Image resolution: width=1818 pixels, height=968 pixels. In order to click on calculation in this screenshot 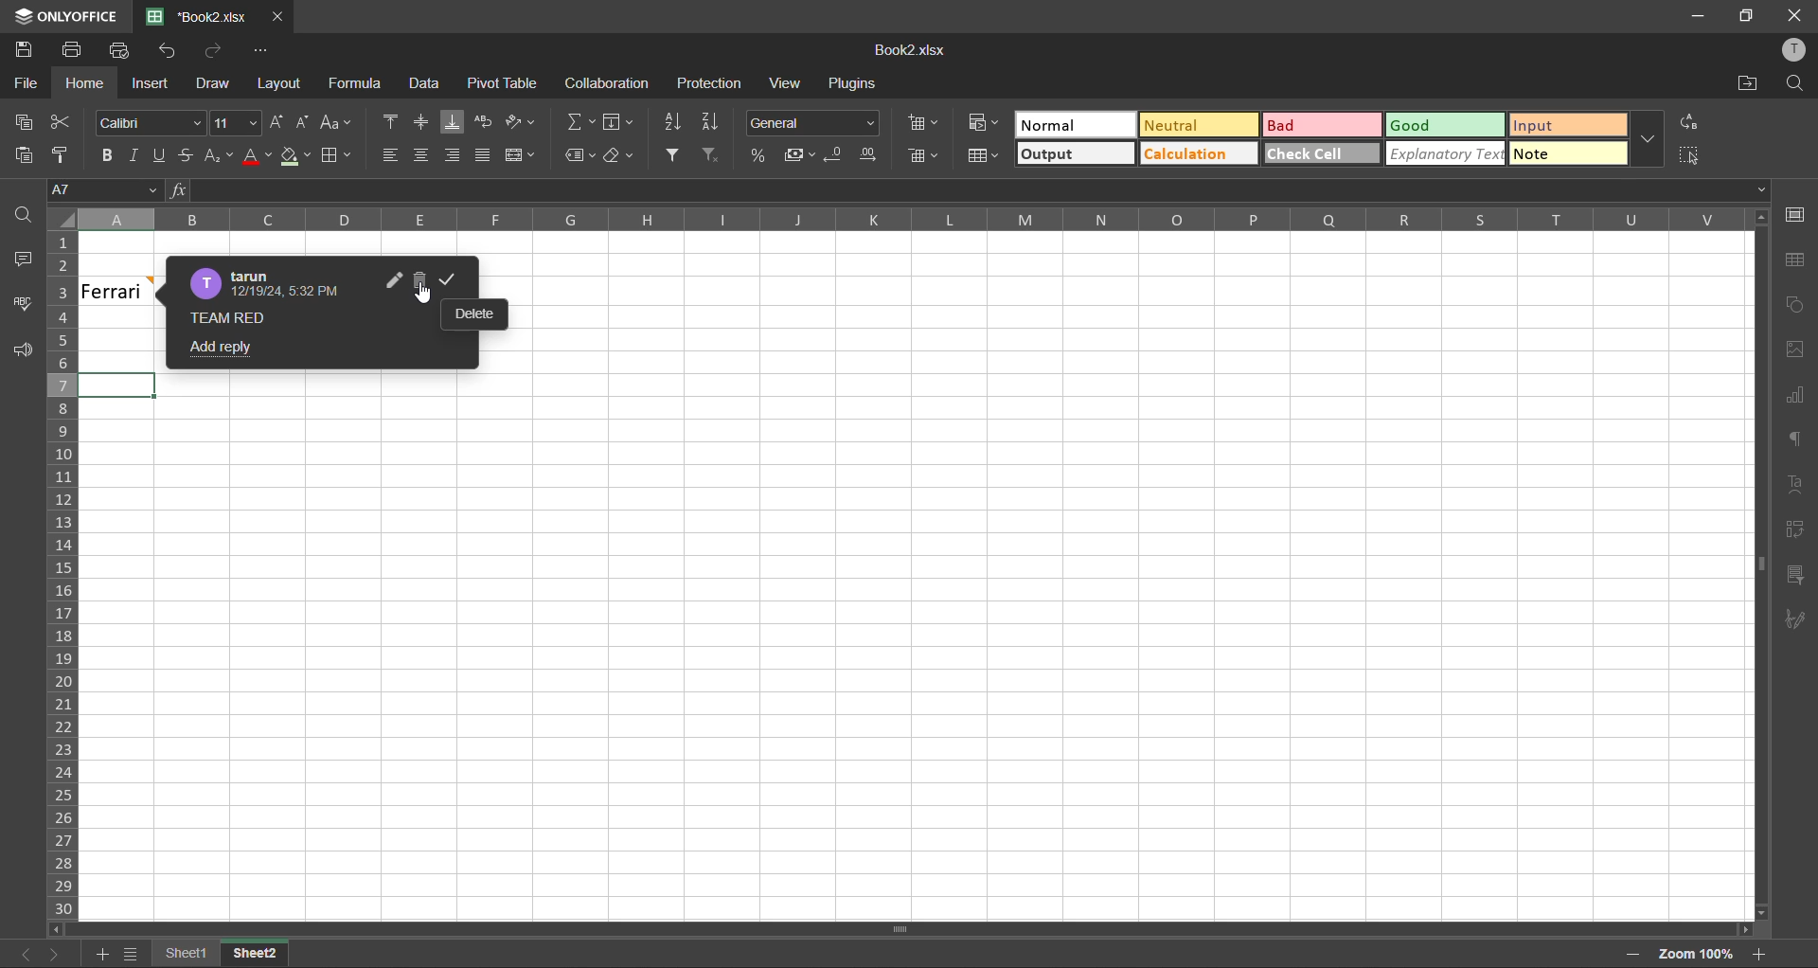, I will do `click(1198, 155)`.